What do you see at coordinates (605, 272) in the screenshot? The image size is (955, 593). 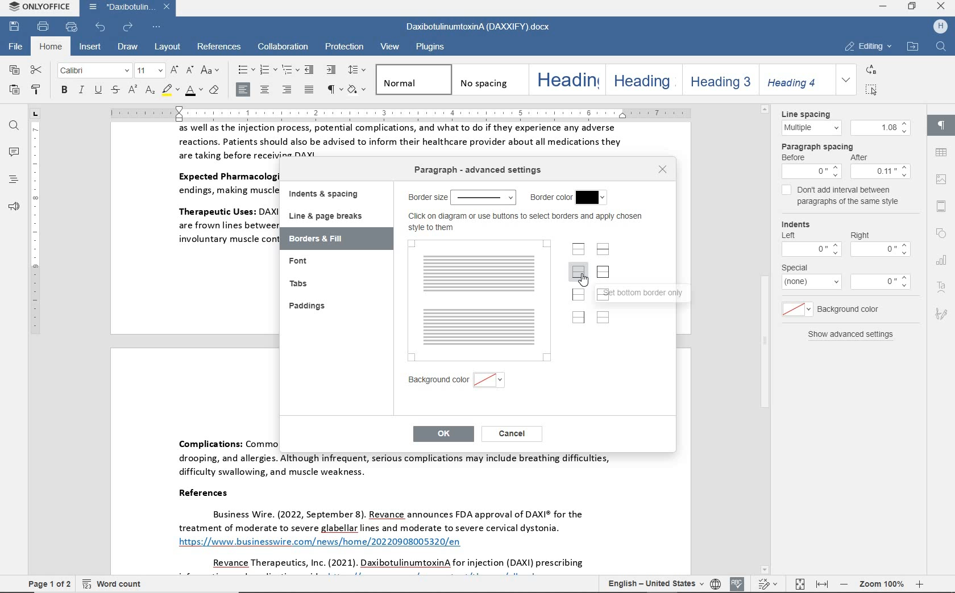 I see `set outer border only` at bounding box center [605, 272].